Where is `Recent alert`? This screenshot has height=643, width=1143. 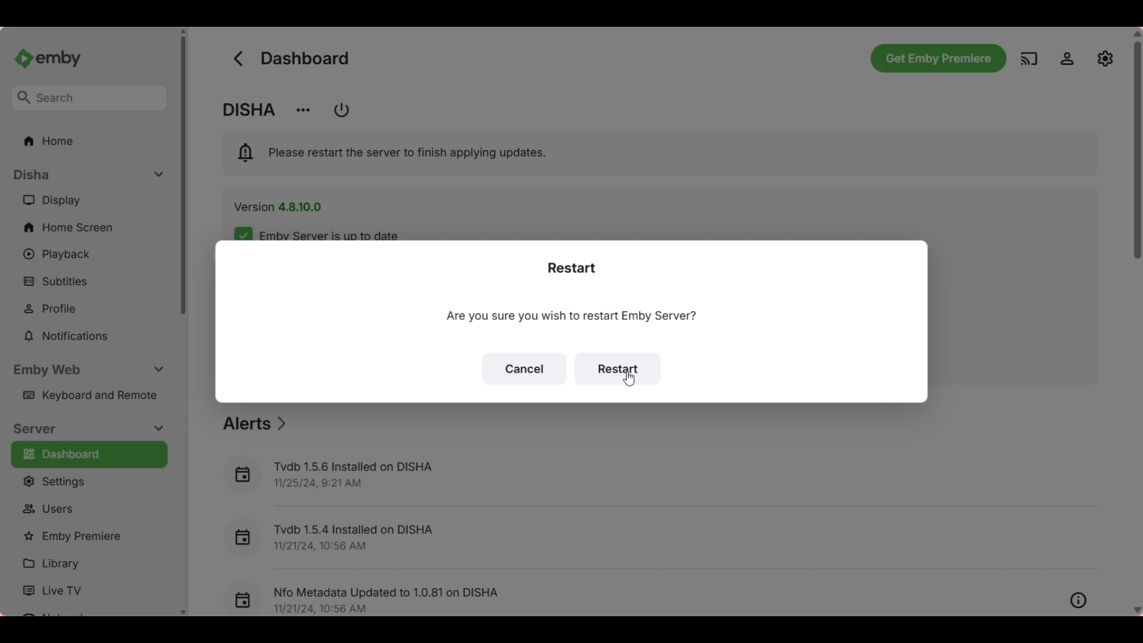 Recent alert is located at coordinates (639, 594).